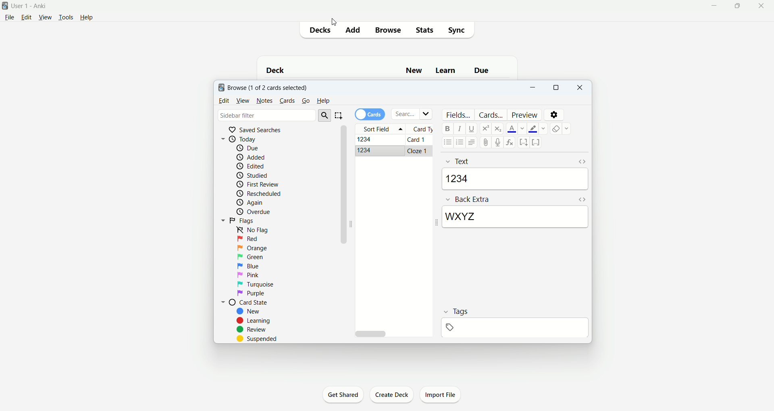 This screenshot has width=774, height=411. Describe the element at coordinates (583, 161) in the screenshot. I see `HTML editor` at that location.